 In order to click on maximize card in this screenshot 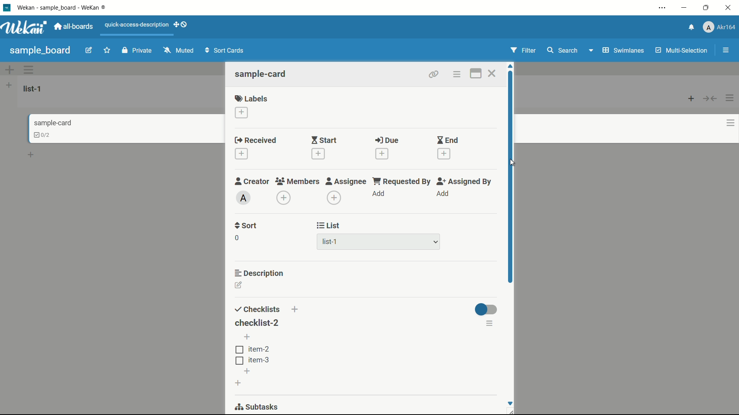, I will do `click(475, 73)`.